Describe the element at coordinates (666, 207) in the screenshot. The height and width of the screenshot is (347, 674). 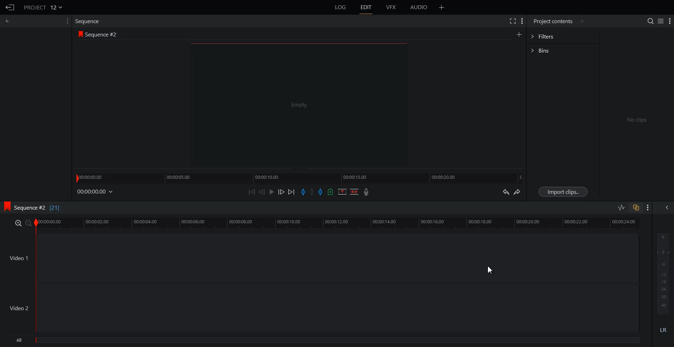
I see `Show All audio menu` at that location.